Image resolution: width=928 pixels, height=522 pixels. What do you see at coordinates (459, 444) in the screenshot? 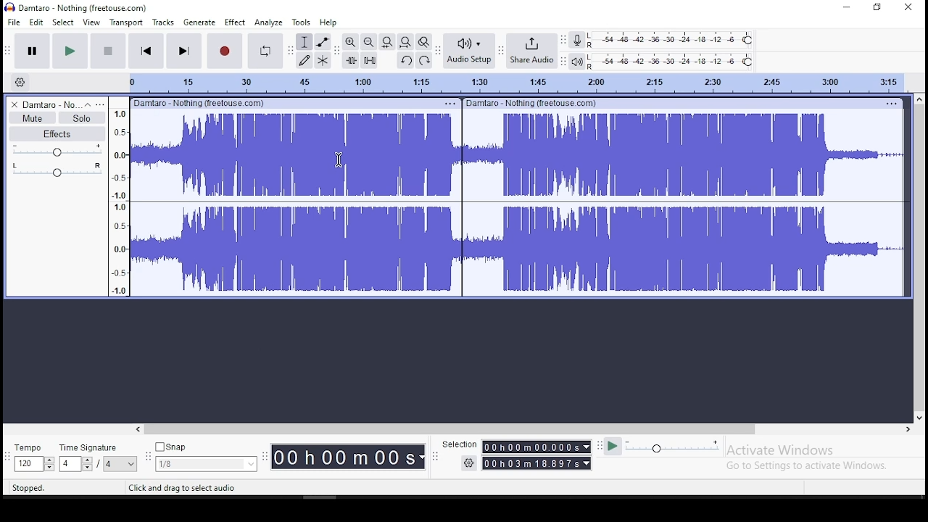
I see `selection` at bounding box center [459, 444].